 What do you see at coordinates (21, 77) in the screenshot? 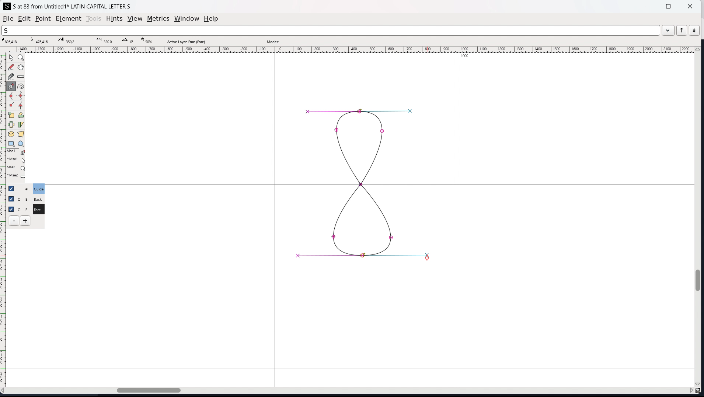
I see `measure distance, angle between two points` at bounding box center [21, 77].